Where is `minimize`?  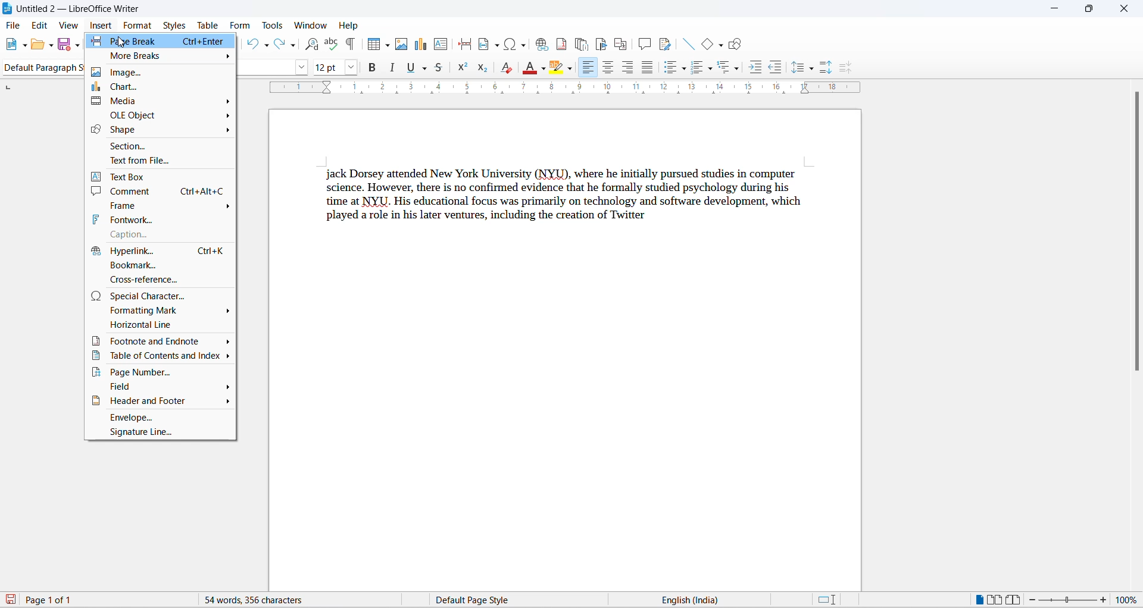 minimize is located at coordinates (1053, 8).